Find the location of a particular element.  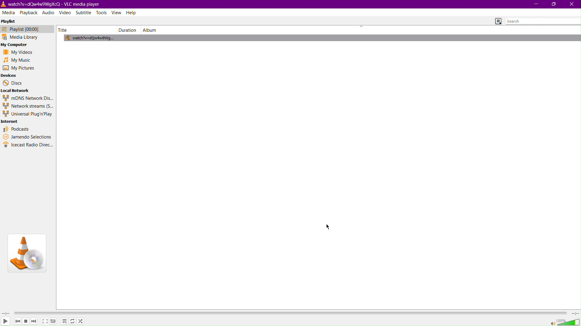

Close is located at coordinates (572, 4).